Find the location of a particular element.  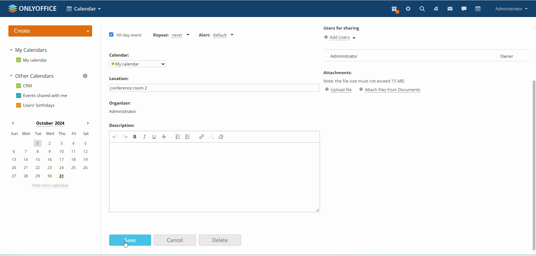

CRM is located at coordinates (25, 86).